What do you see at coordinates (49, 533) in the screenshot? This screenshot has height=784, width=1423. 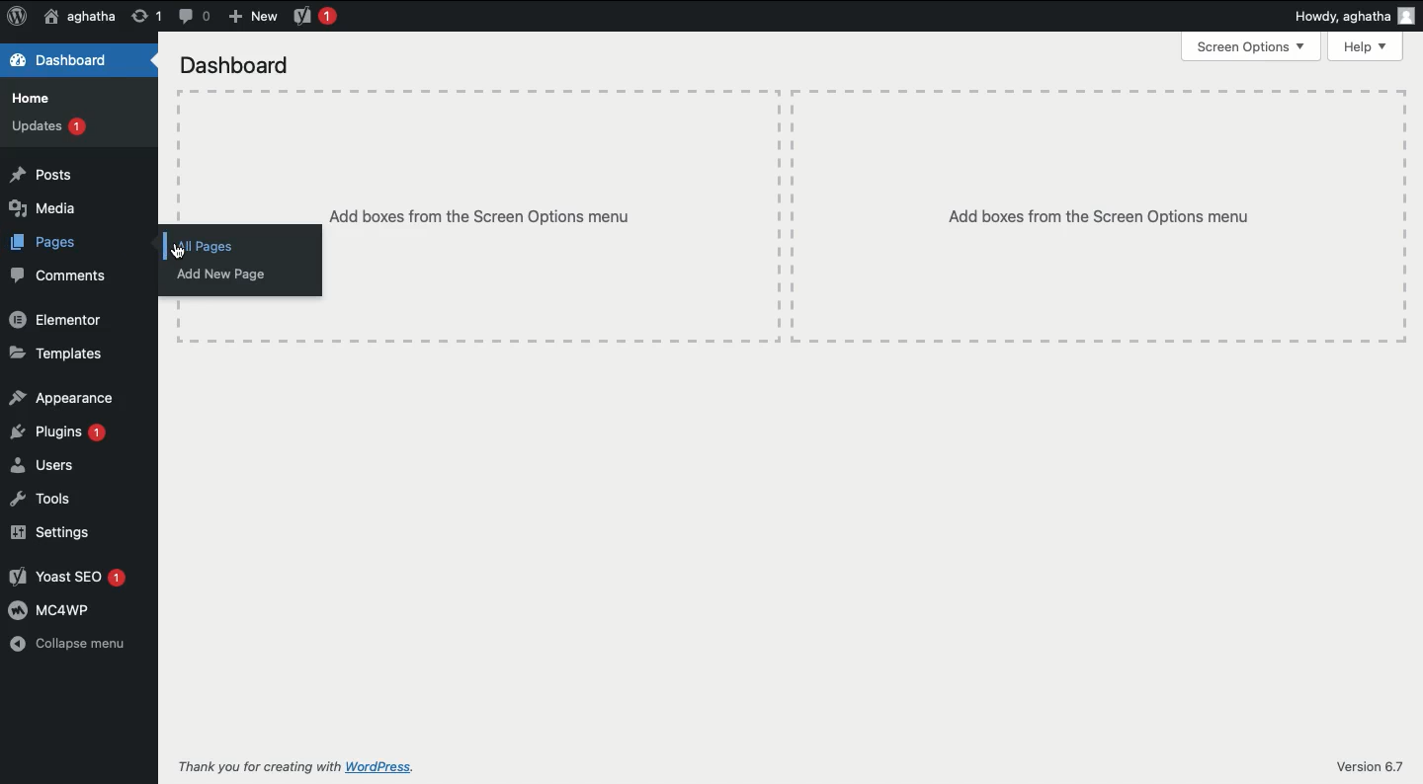 I see `Settings` at bounding box center [49, 533].